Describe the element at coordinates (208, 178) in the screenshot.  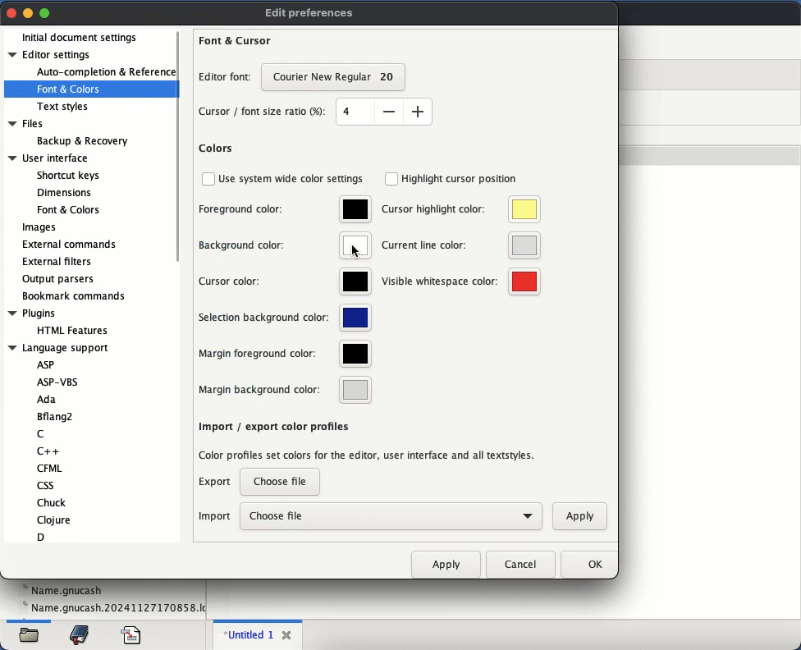
I see `checkbox` at that location.